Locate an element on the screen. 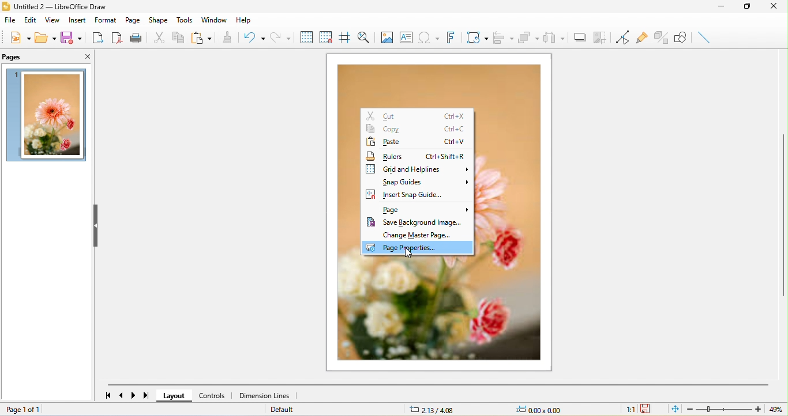 Image resolution: width=788 pixels, height=416 pixels. fit to the current window is located at coordinates (677, 409).